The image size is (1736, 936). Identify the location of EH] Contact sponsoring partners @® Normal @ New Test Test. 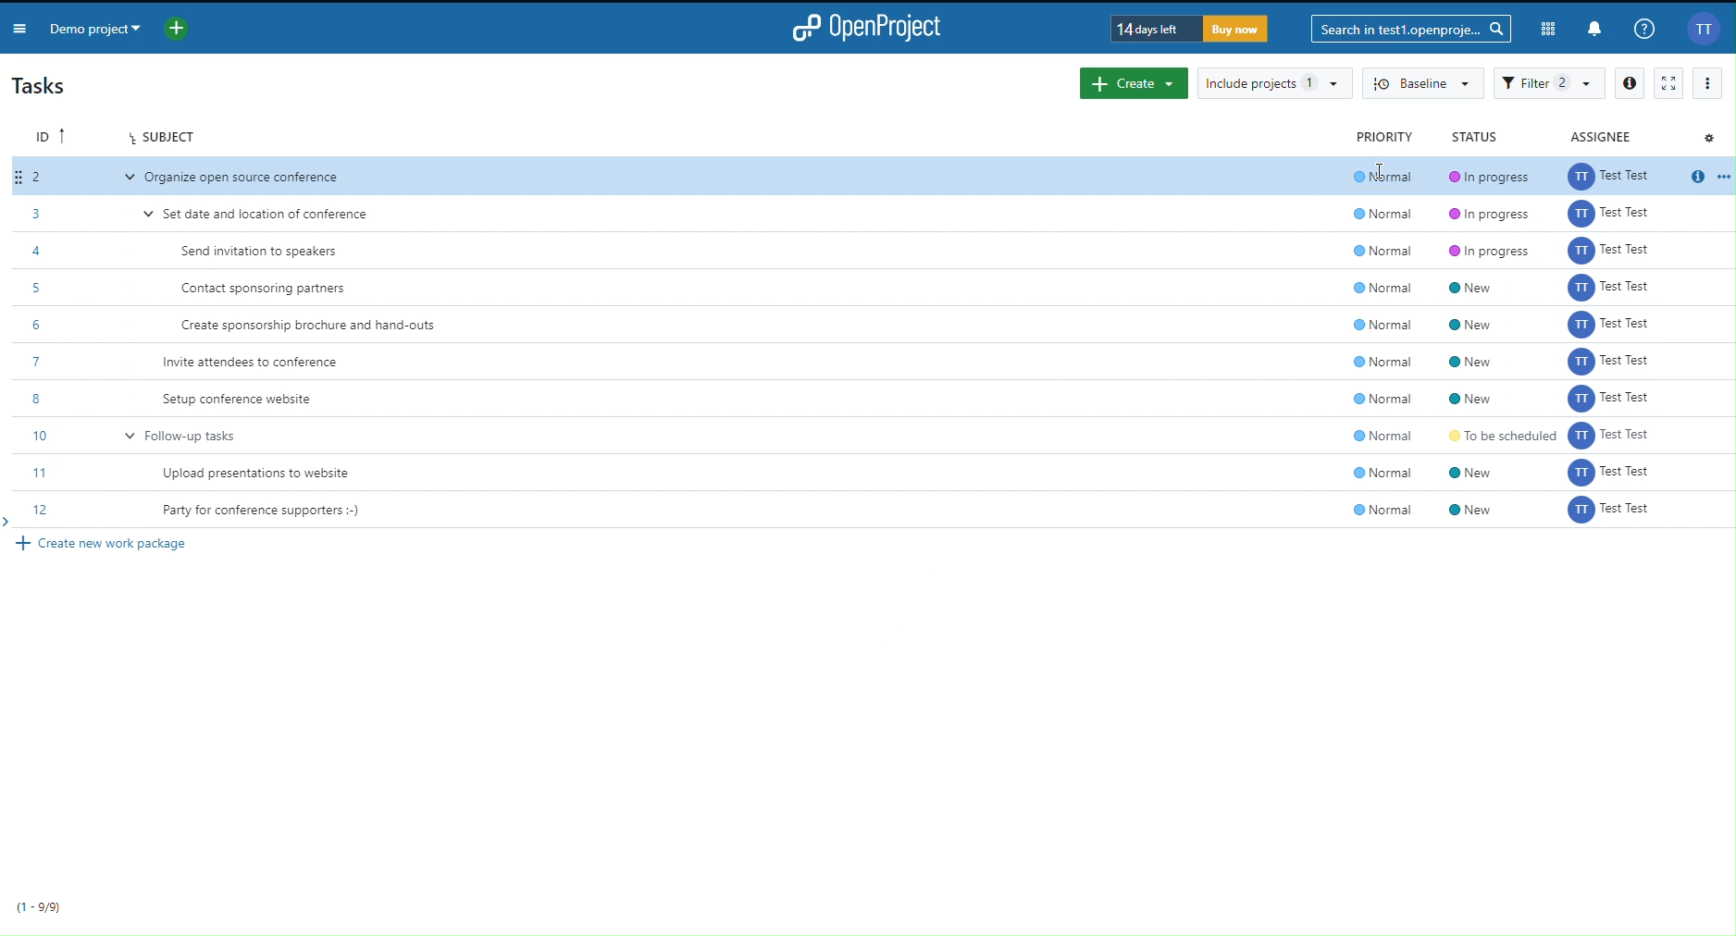
(873, 289).